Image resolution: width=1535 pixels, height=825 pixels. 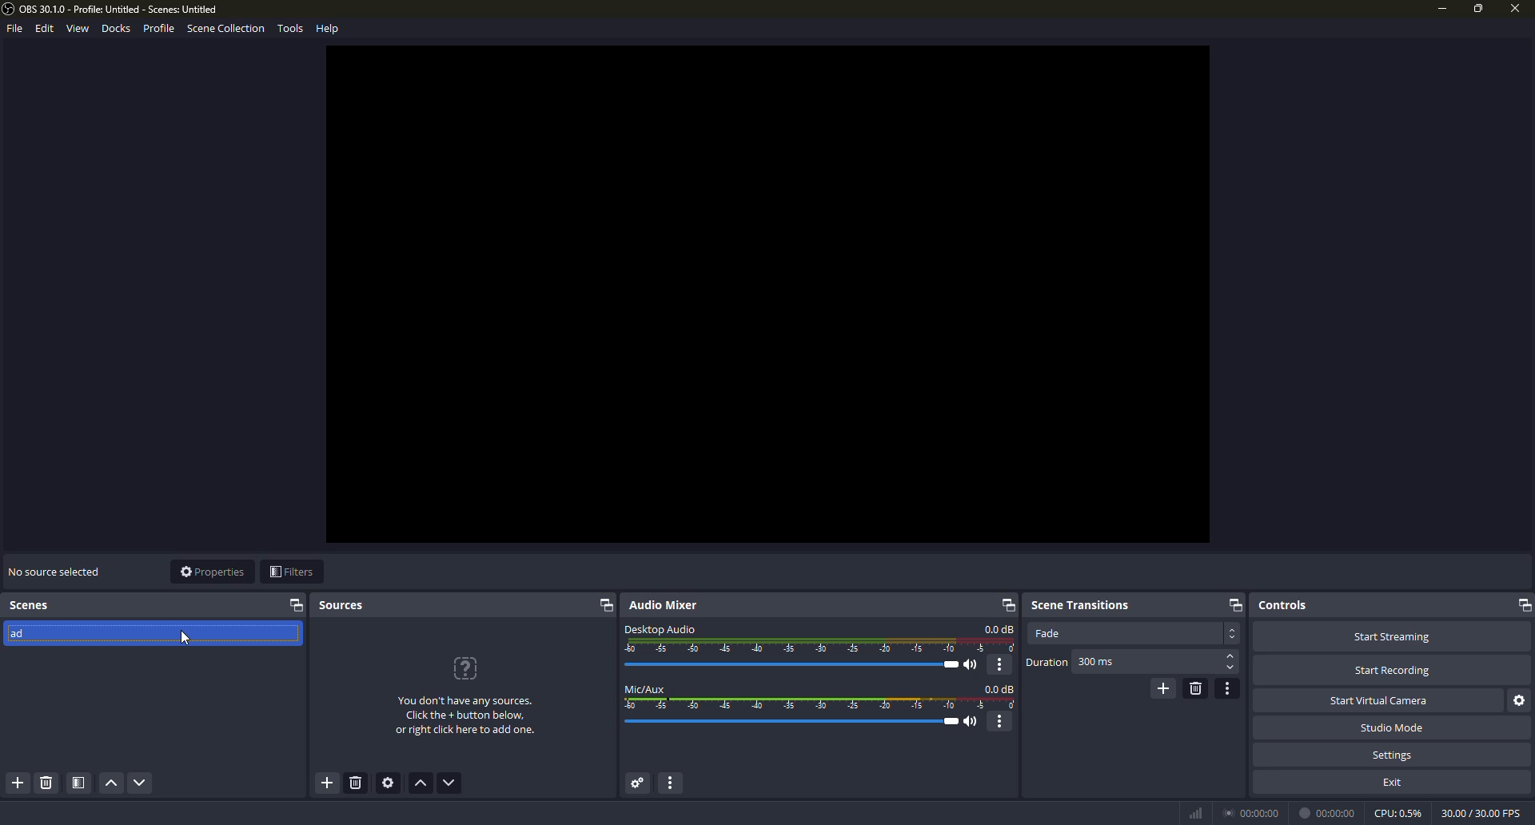 I want to click on db, so click(x=999, y=629).